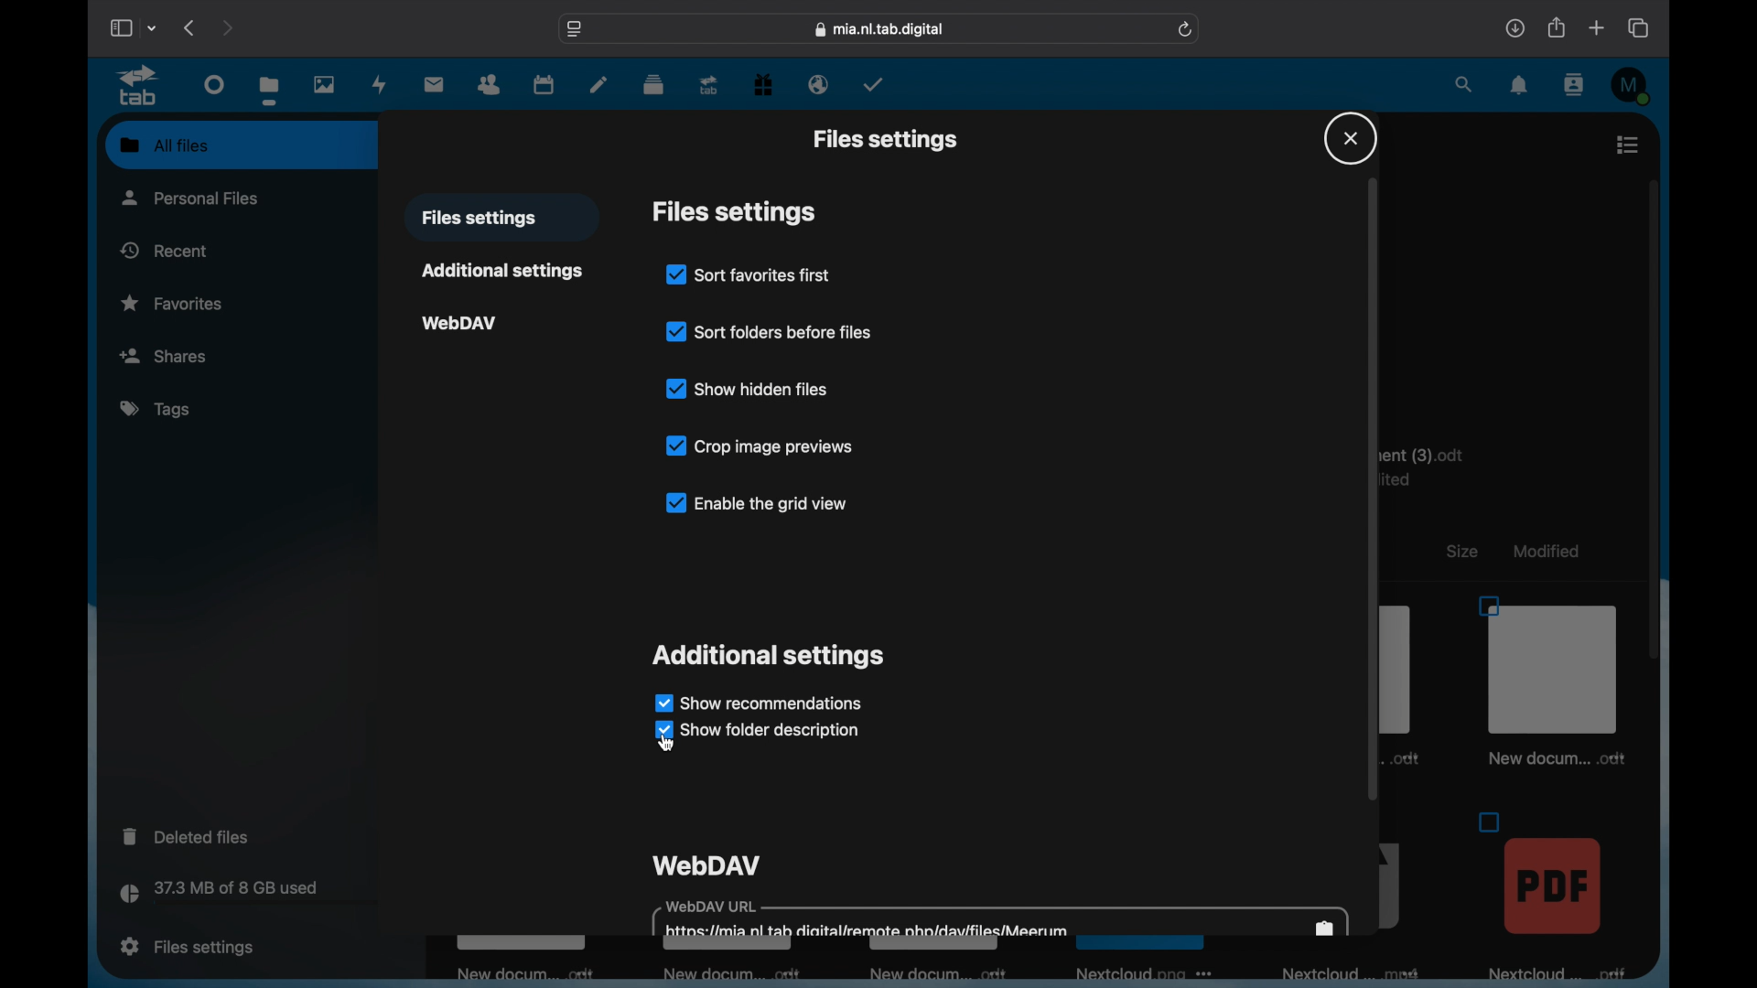  What do you see at coordinates (885, 139) in the screenshot?
I see `files settings` at bounding box center [885, 139].